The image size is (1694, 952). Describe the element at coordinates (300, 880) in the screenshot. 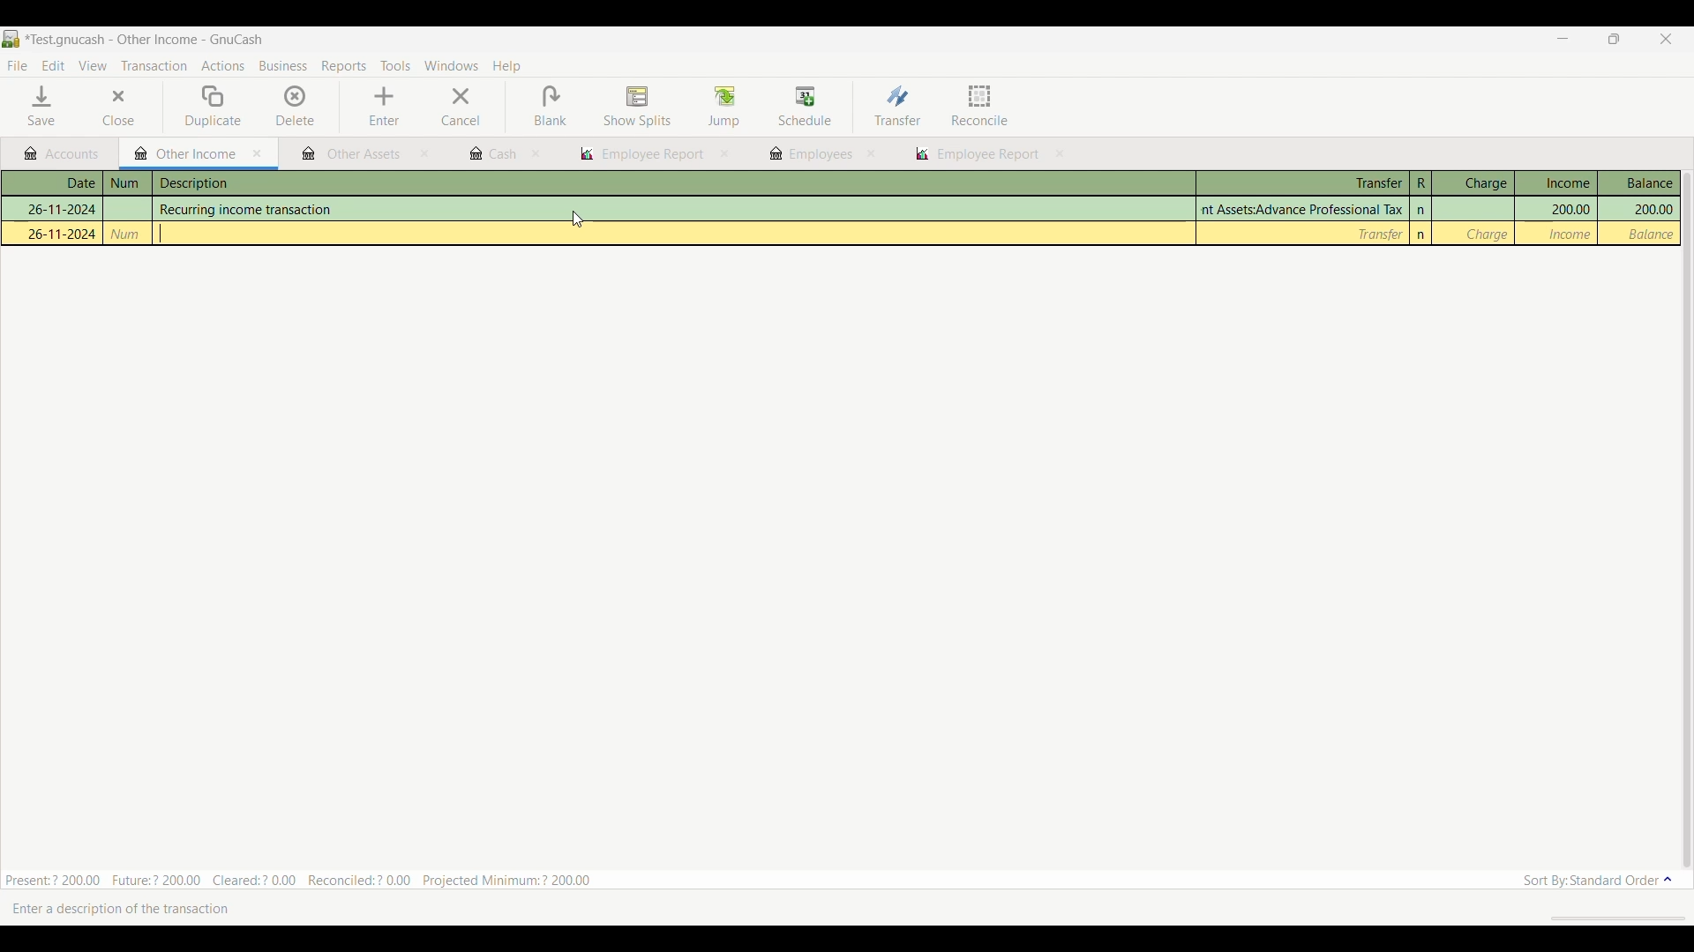

I see `Summary of current tab` at that location.